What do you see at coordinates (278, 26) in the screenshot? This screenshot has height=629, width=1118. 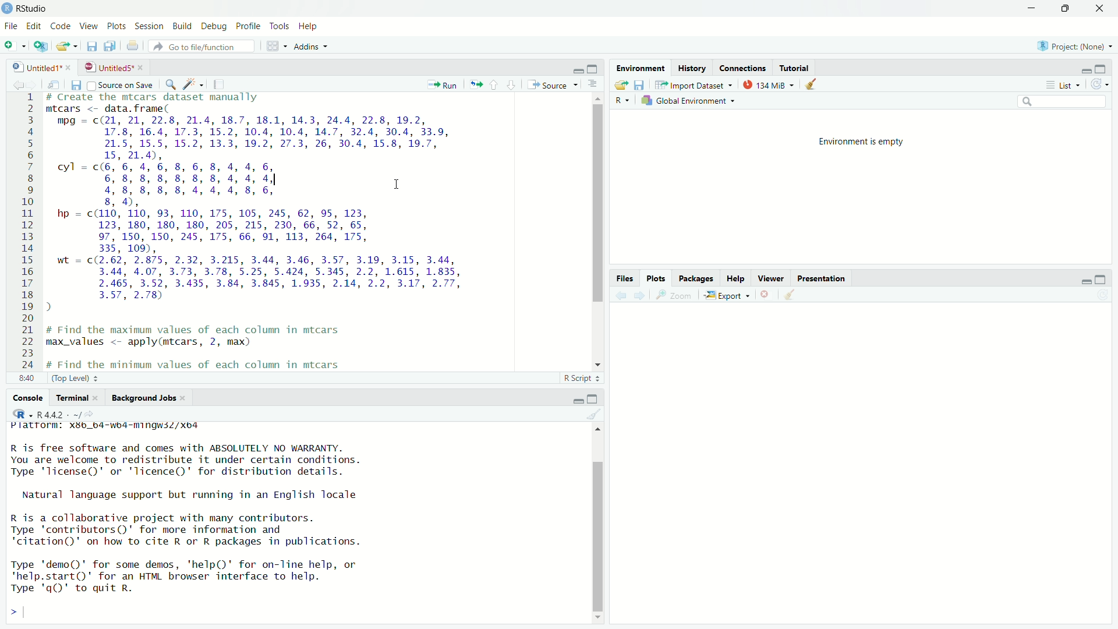 I see `Tools` at bounding box center [278, 26].